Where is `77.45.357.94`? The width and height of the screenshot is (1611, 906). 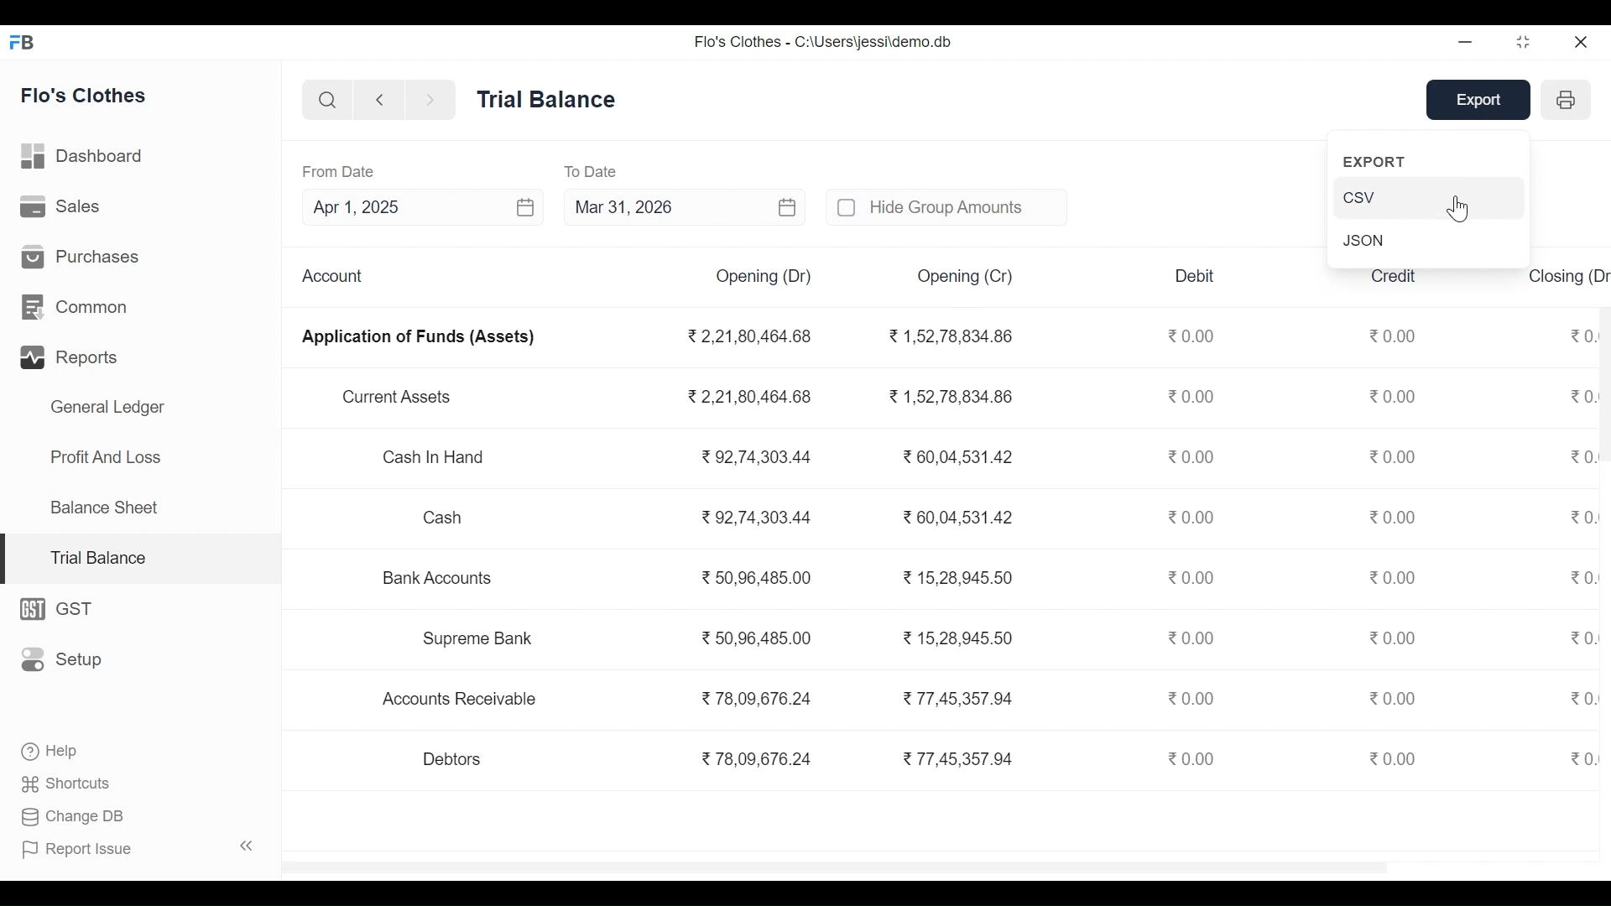 77.45.357.94 is located at coordinates (955, 696).